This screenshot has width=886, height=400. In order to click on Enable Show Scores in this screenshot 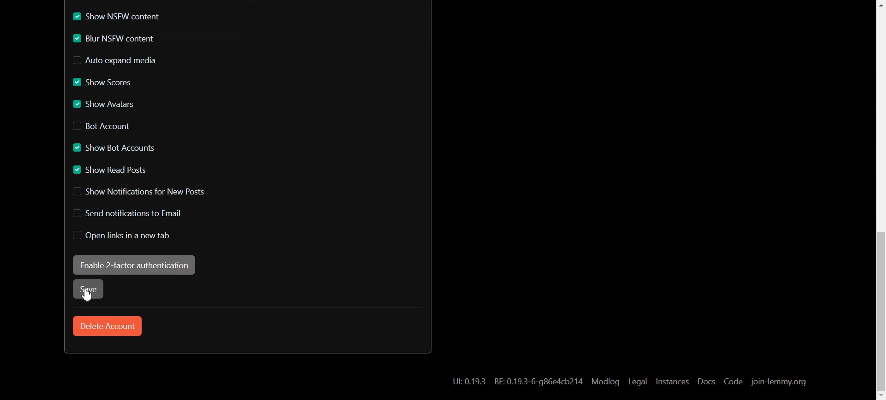, I will do `click(100, 82)`.